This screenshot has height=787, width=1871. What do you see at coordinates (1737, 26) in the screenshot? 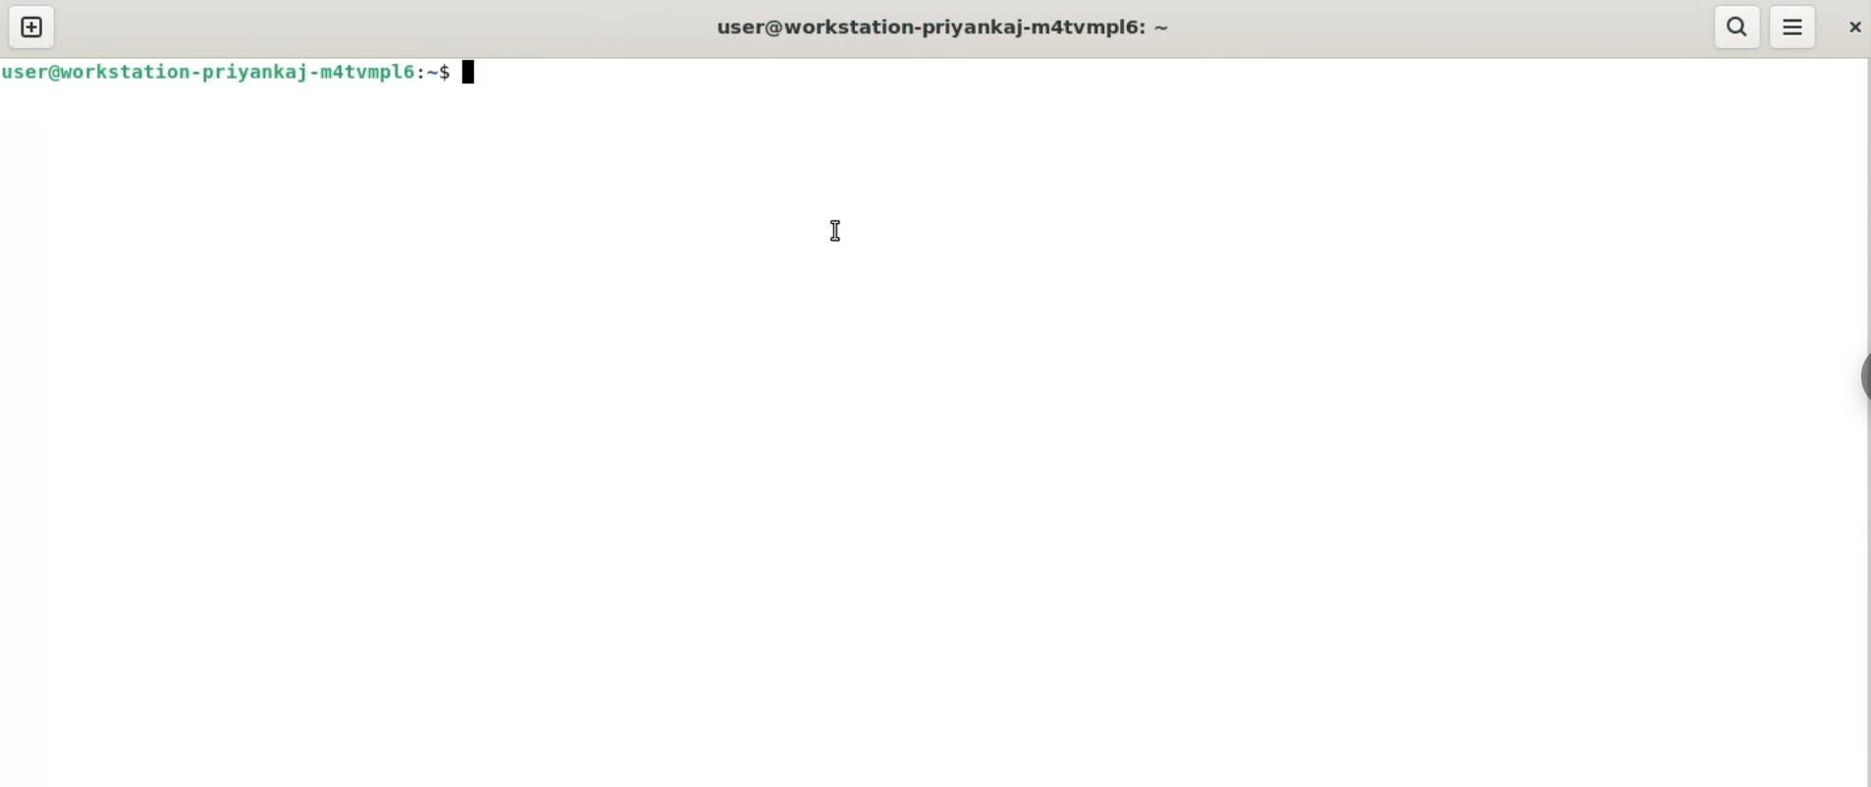
I see `search` at bounding box center [1737, 26].